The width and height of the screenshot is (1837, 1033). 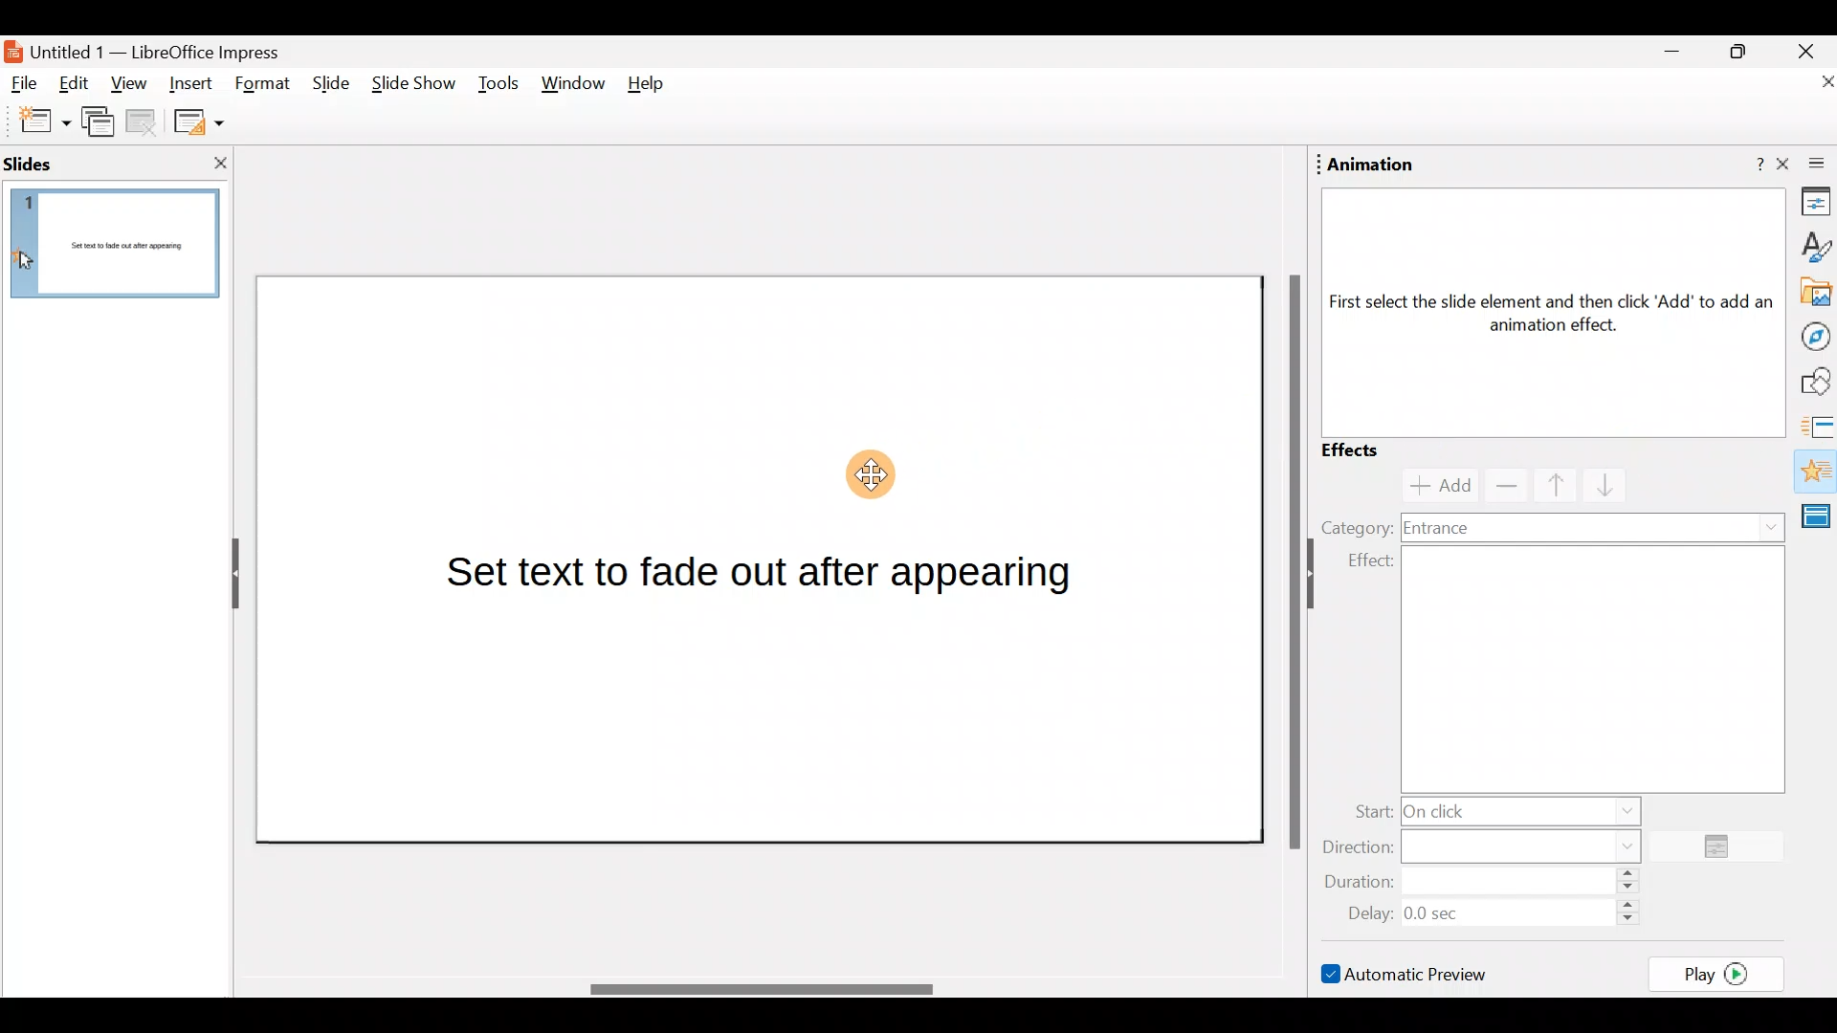 What do you see at coordinates (1488, 911) in the screenshot?
I see `Delay` at bounding box center [1488, 911].